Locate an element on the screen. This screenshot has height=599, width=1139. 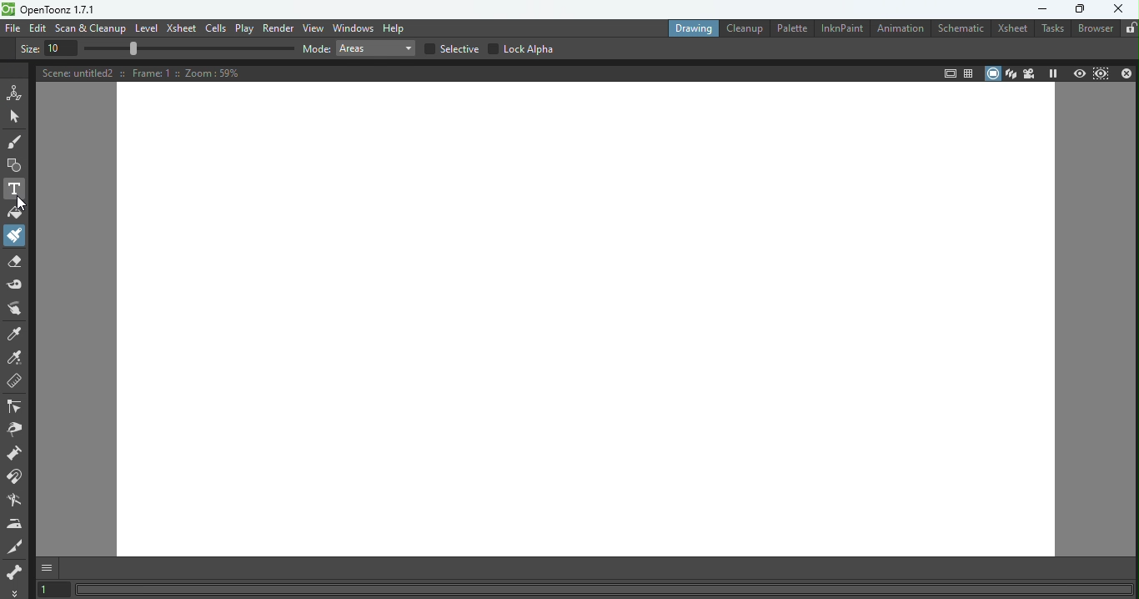
Camera stand view is located at coordinates (990, 73).